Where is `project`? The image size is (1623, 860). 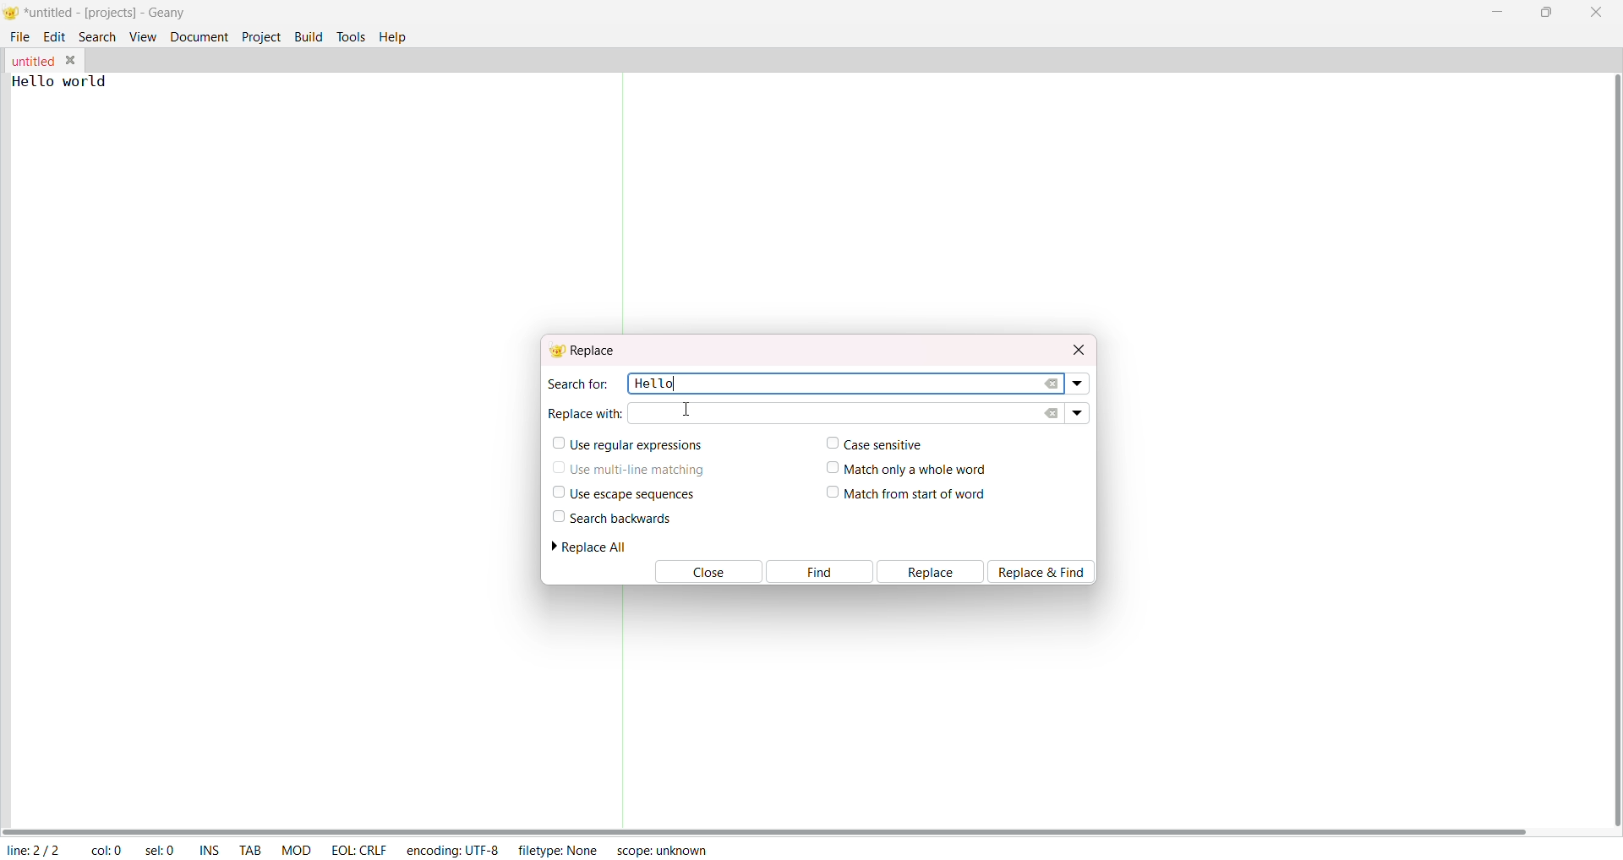 project is located at coordinates (261, 35).